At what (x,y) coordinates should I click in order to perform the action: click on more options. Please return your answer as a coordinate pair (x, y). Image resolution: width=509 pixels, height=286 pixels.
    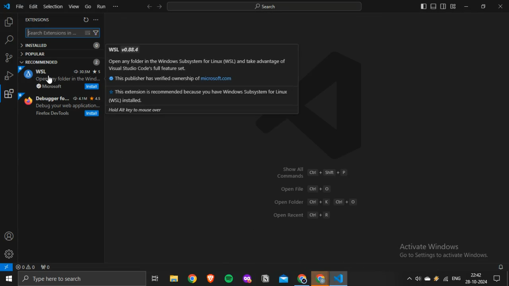
    Looking at the image, I should click on (115, 6).